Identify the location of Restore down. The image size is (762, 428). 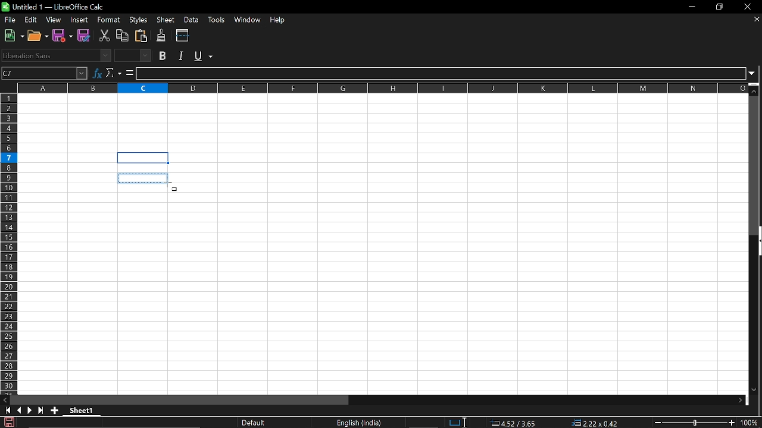
(719, 8).